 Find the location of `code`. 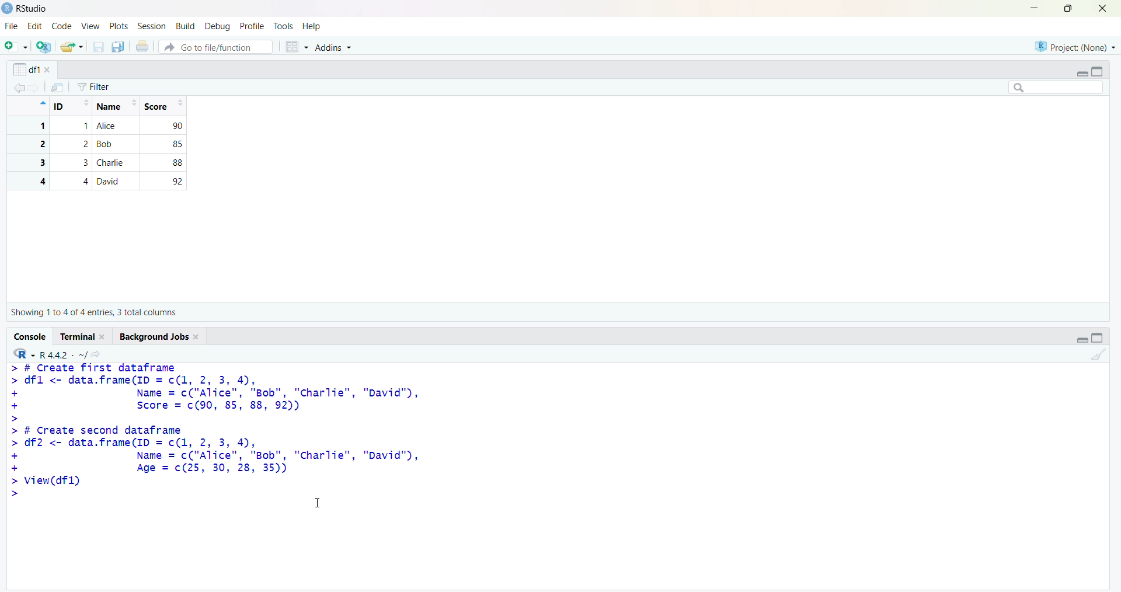

code is located at coordinates (62, 26).